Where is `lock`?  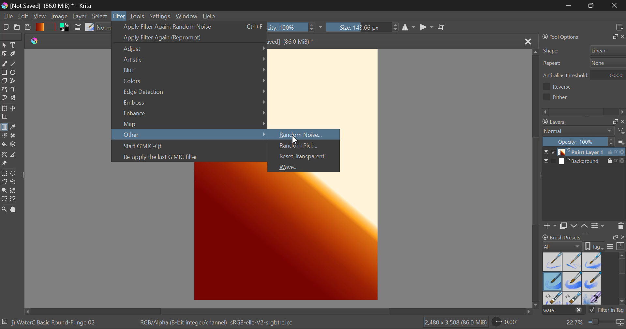
lock is located at coordinates (611, 153).